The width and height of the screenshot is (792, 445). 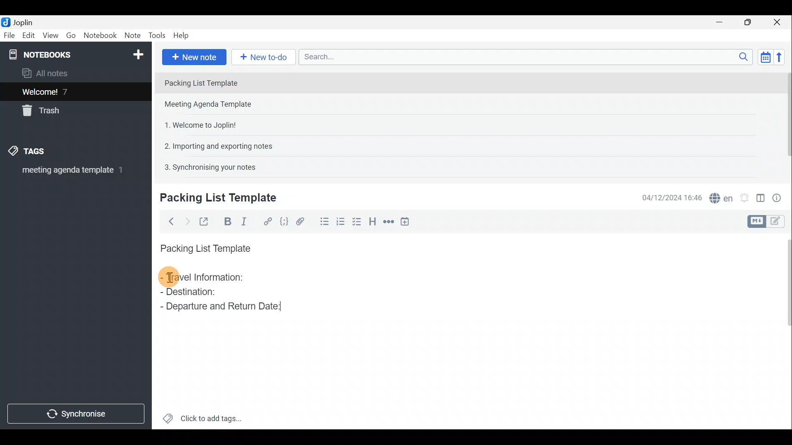 I want to click on Help, so click(x=182, y=36).